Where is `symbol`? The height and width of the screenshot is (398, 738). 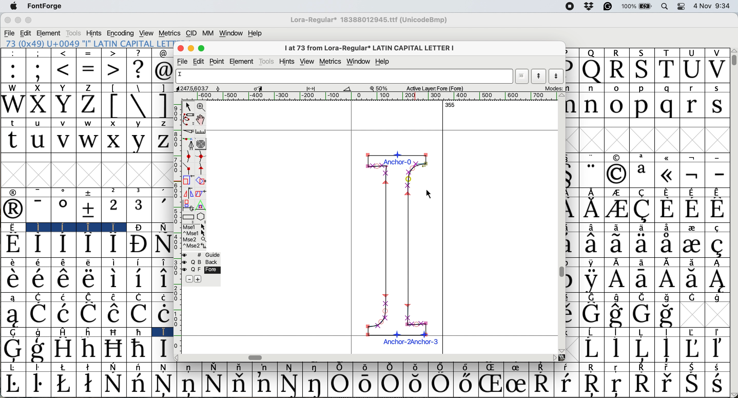
symbol is located at coordinates (617, 157).